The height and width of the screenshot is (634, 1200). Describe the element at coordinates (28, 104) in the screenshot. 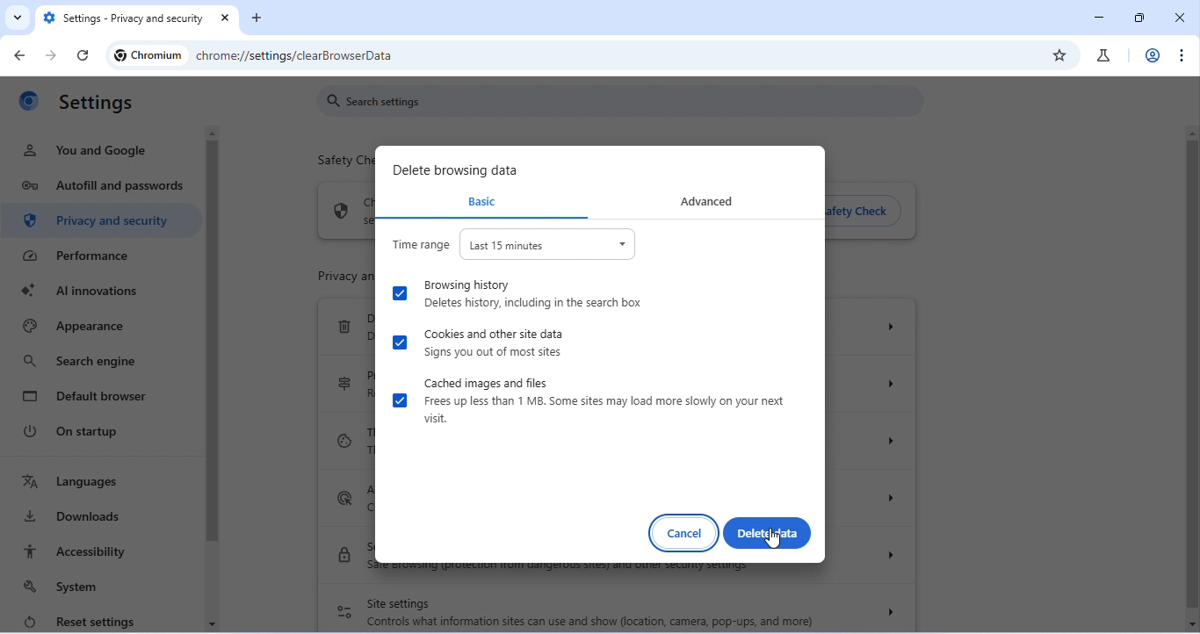

I see `chromium logo` at that location.